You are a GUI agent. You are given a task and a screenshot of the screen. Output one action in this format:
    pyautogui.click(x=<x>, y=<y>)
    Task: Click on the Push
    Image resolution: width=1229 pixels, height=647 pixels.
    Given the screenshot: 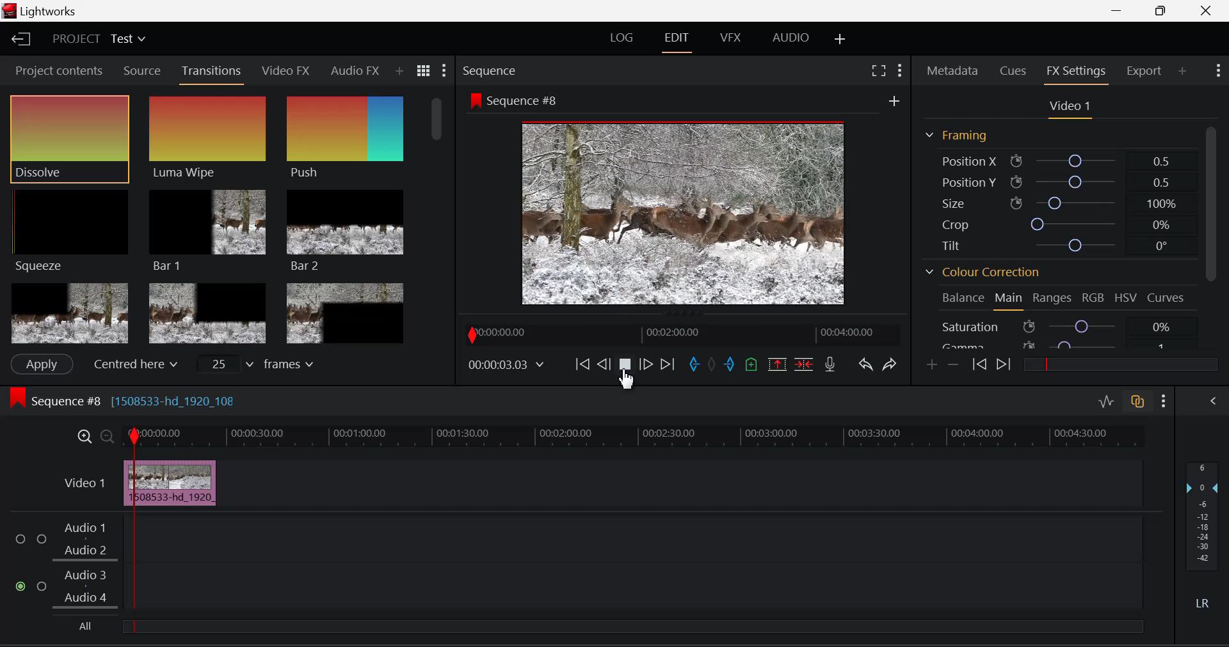 What is the action you would take?
    pyautogui.click(x=345, y=139)
    